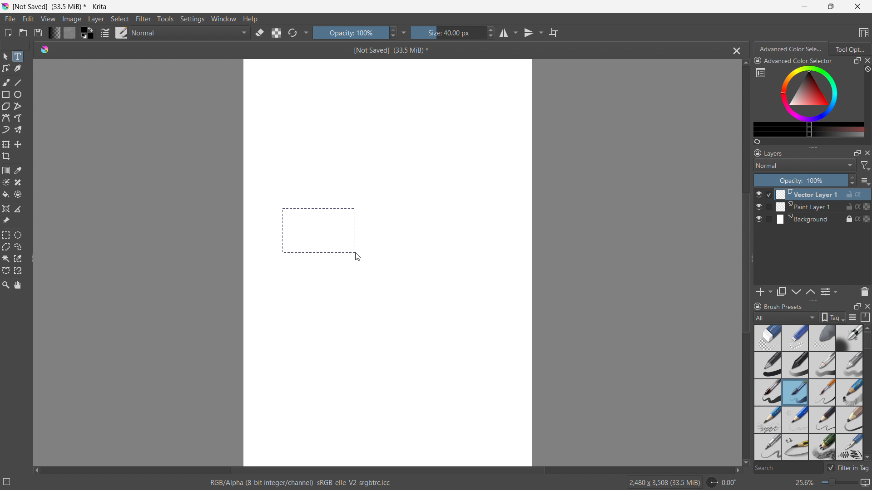 The image size is (872, 490). What do you see at coordinates (795, 392) in the screenshot?
I see `Brush` at bounding box center [795, 392].